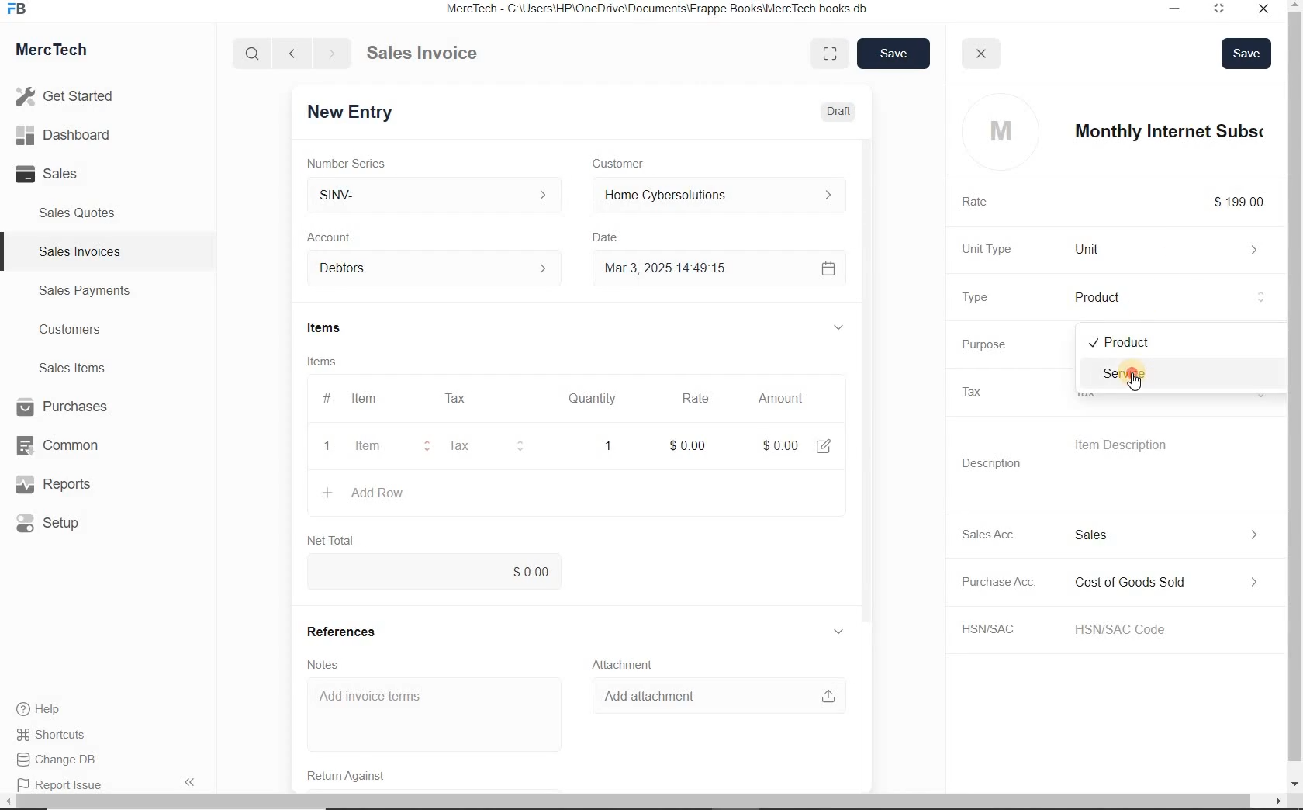 This screenshot has height=810, width=1303. Describe the element at coordinates (722, 196) in the screenshot. I see `Home Cyber Solutions` at that location.